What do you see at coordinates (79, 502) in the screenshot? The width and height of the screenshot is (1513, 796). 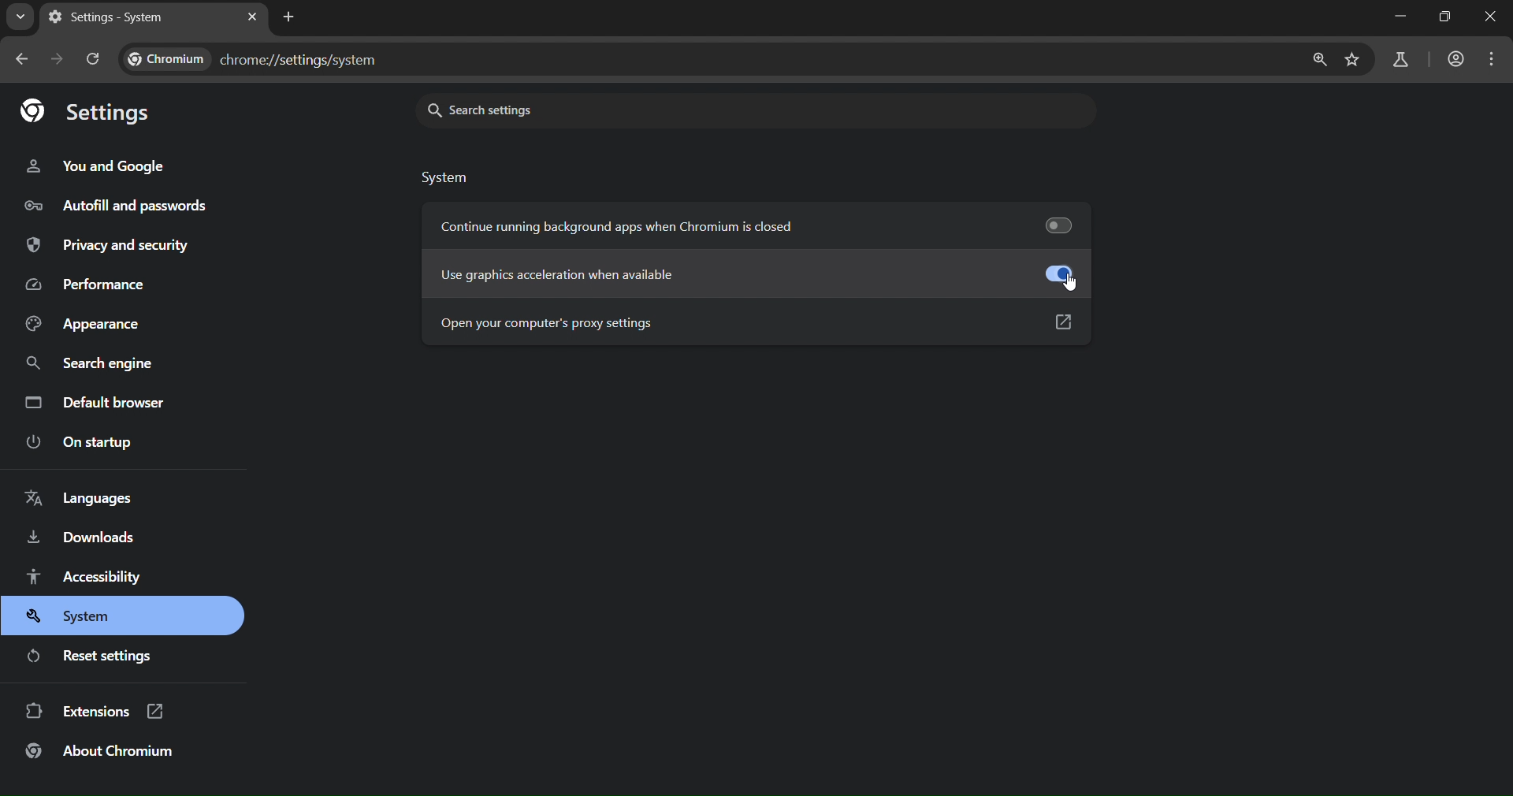 I see `languages` at bounding box center [79, 502].